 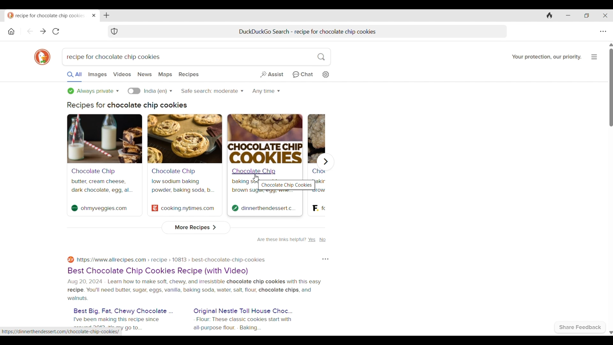 I want to click on Flour: These classic cookies start with
all-purpose flour. - Baking..., so click(x=243, y=324).